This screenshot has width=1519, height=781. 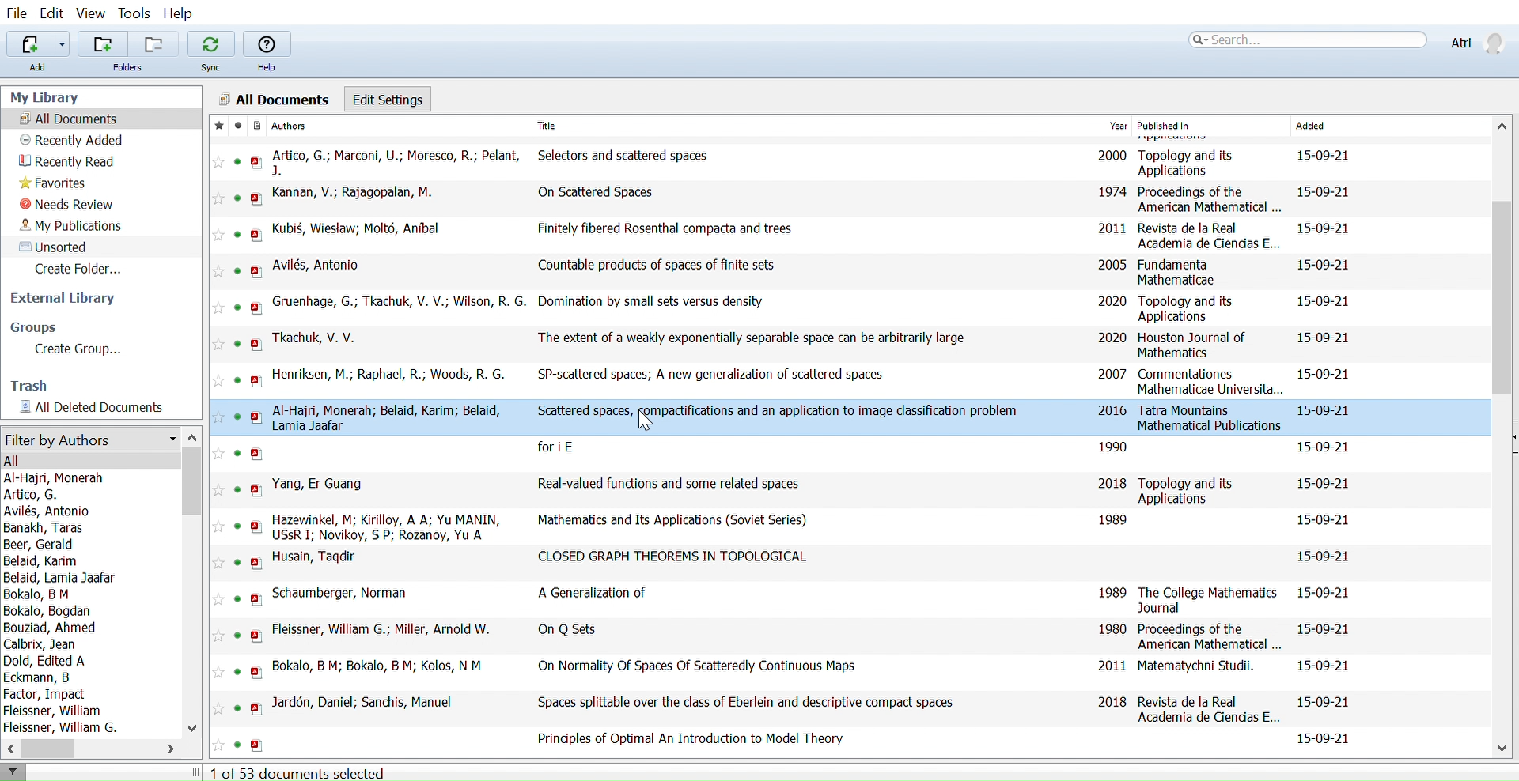 I want to click on Status, so click(x=239, y=162).